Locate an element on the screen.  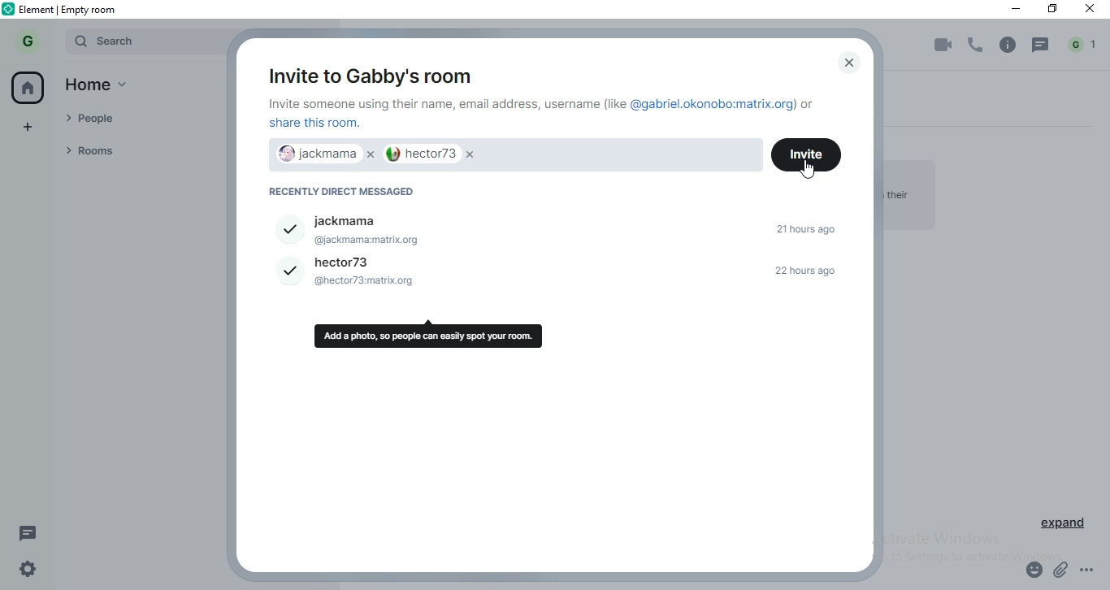
close is located at coordinates (1092, 11).